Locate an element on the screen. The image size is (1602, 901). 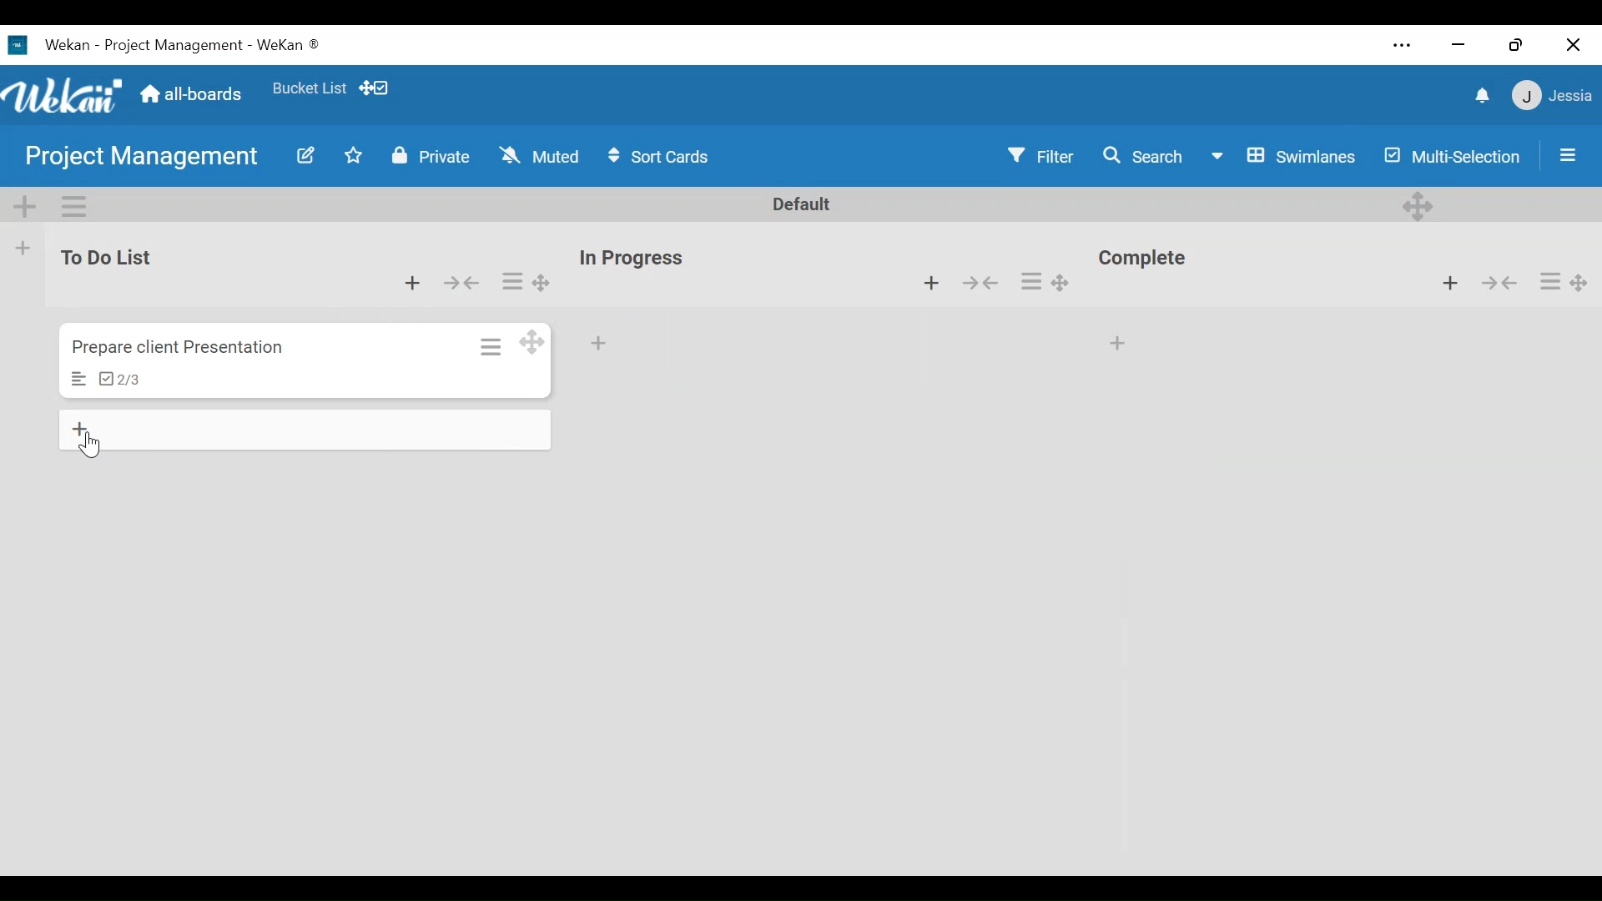
Sort cards is located at coordinates (662, 157).